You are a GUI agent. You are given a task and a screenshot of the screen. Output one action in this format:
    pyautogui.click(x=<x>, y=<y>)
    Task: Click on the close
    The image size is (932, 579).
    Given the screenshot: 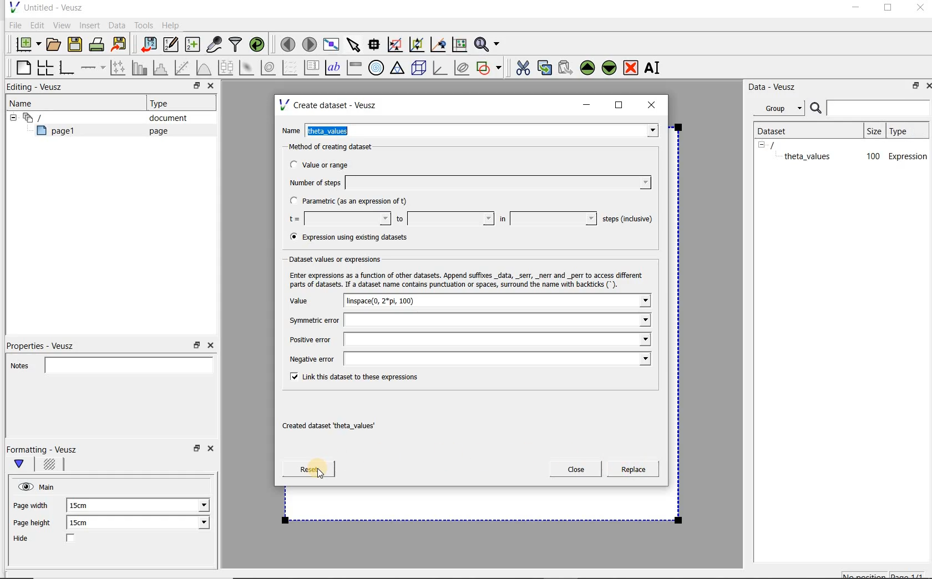 What is the action you would take?
    pyautogui.click(x=655, y=104)
    